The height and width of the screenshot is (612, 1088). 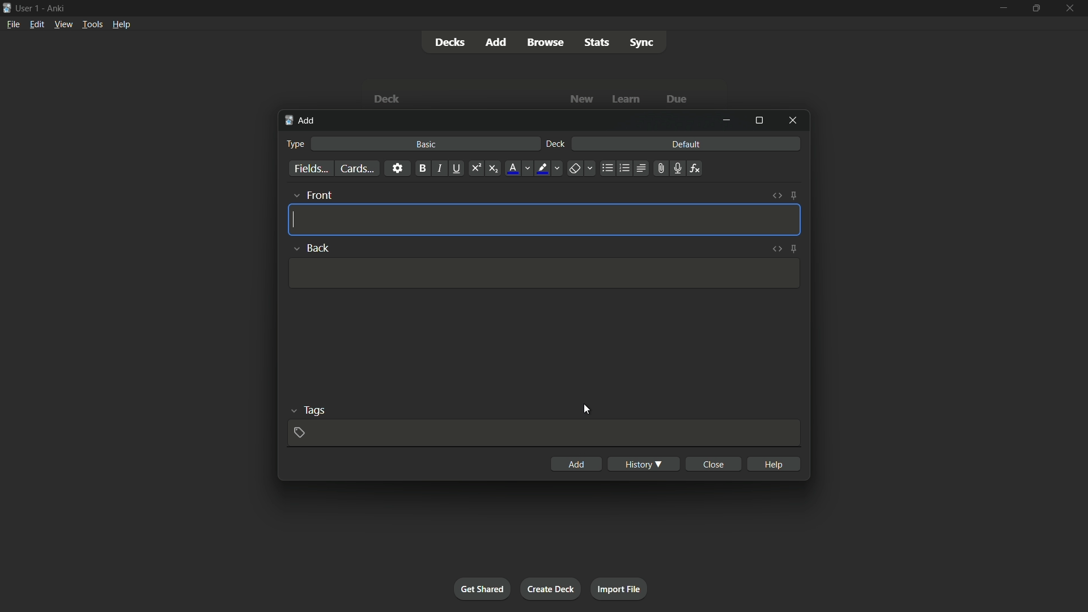 What do you see at coordinates (311, 168) in the screenshot?
I see `fields` at bounding box center [311, 168].